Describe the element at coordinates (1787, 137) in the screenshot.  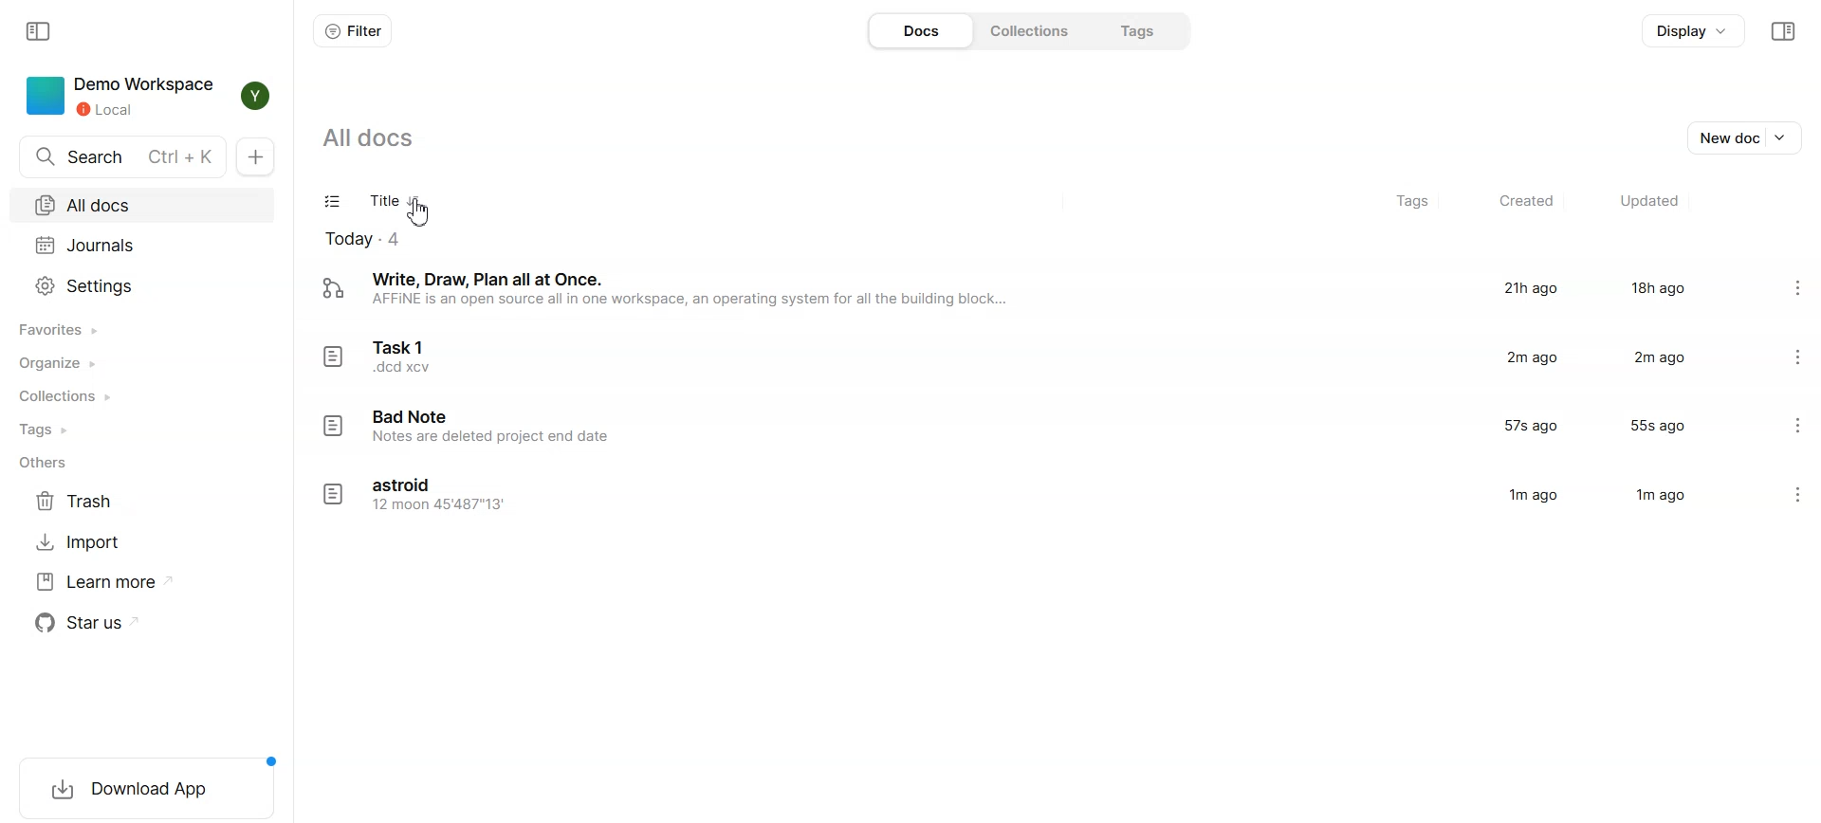
I see `Dropdown` at that location.